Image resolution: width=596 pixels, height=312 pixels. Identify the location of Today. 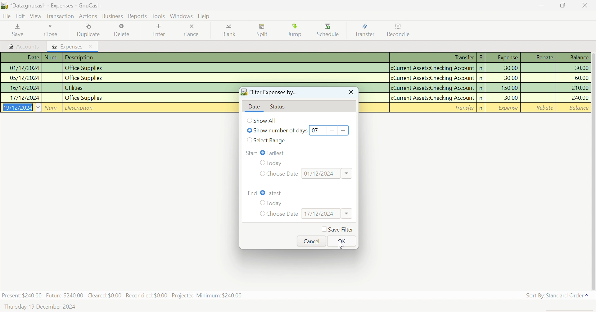
(275, 204).